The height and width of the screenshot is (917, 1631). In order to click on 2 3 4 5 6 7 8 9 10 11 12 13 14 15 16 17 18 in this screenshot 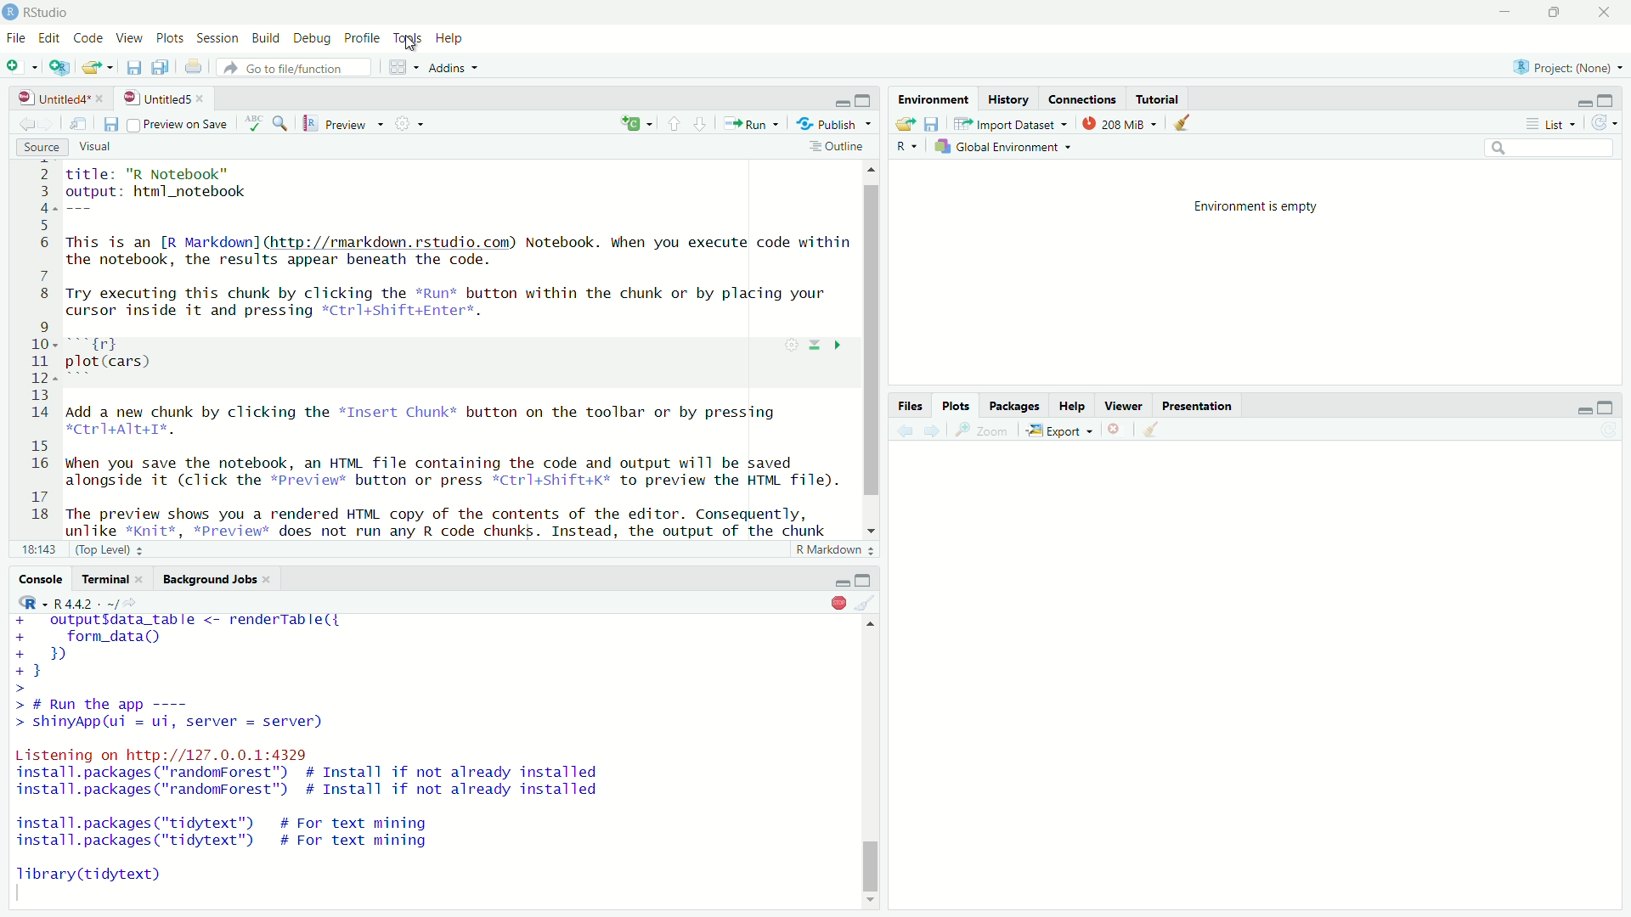, I will do `click(36, 348)`.